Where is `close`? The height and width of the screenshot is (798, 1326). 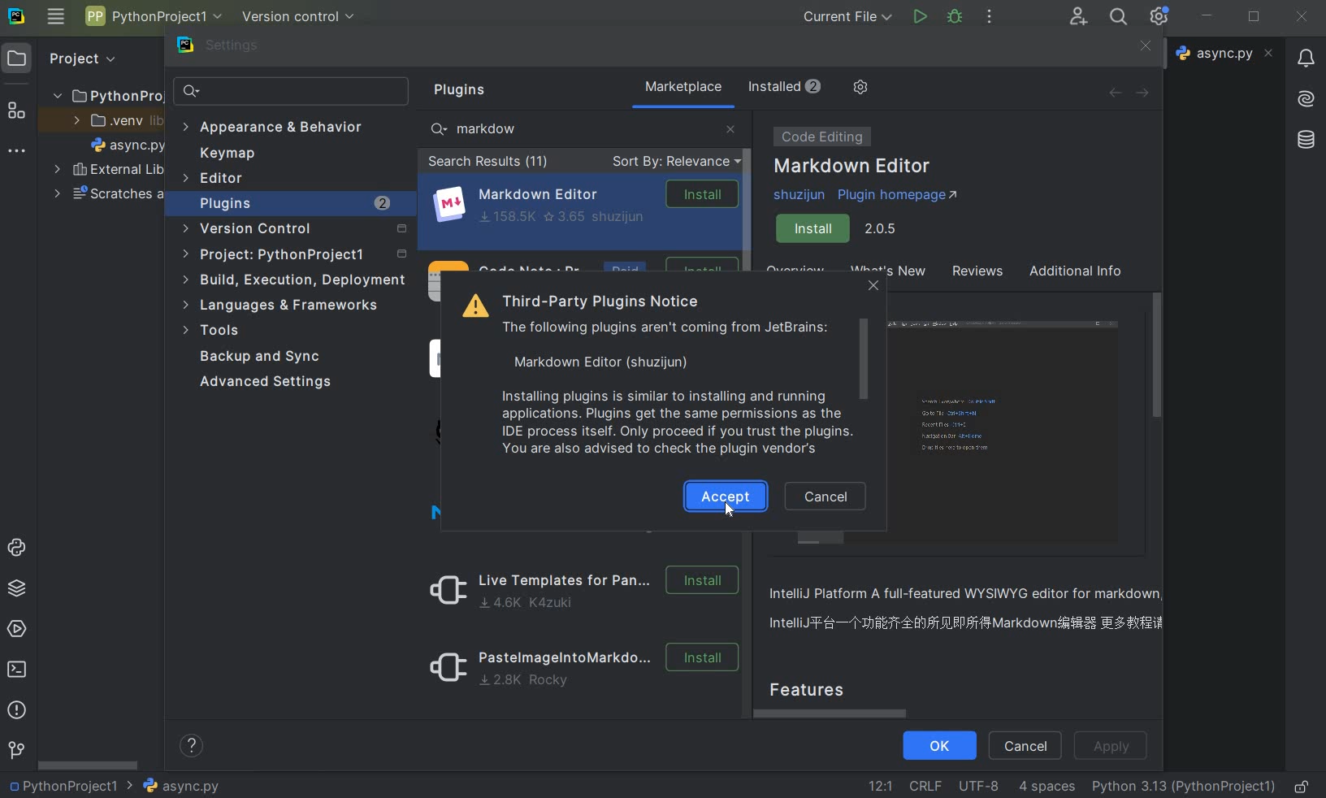 close is located at coordinates (730, 128).